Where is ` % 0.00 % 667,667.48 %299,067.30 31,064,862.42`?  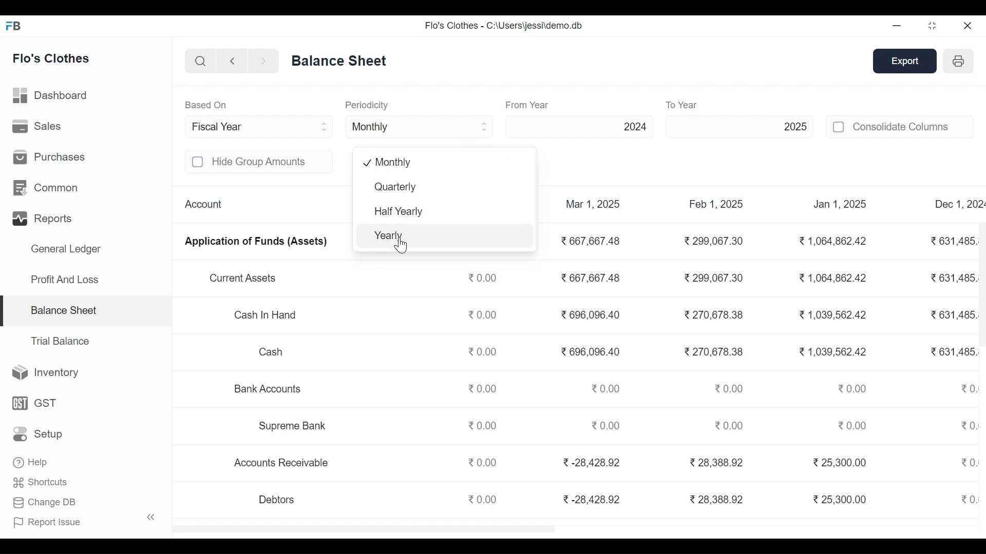
 % 0.00 % 667,667.48 %299,067.30 31,064,862.42 is located at coordinates (719, 241).